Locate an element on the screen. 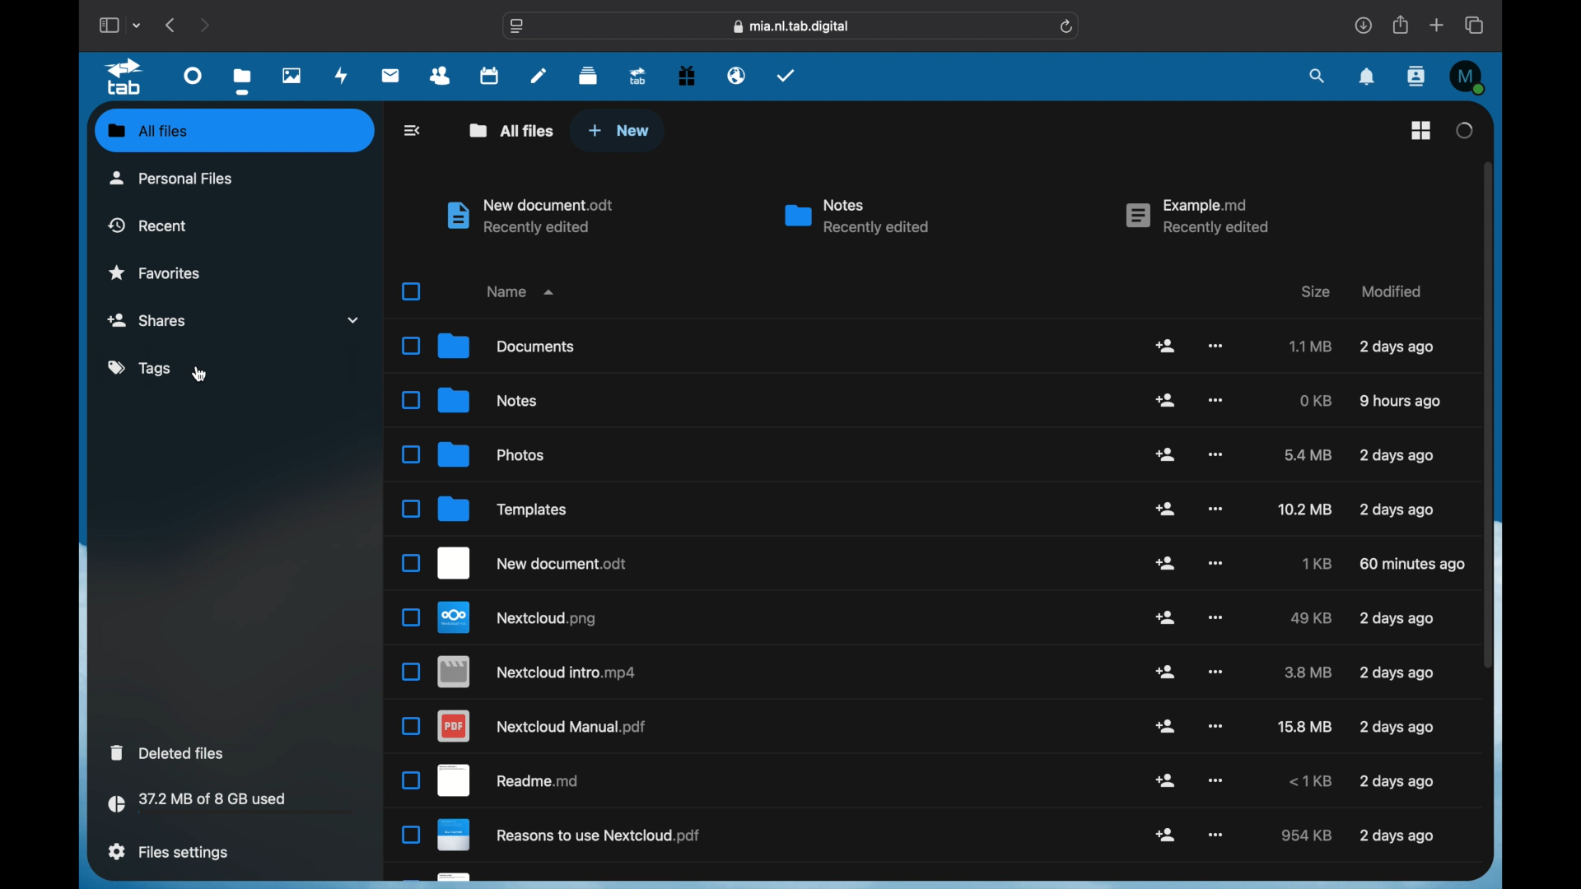 The width and height of the screenshot is (1581, 889). photos is located at coordinates (492, 454).